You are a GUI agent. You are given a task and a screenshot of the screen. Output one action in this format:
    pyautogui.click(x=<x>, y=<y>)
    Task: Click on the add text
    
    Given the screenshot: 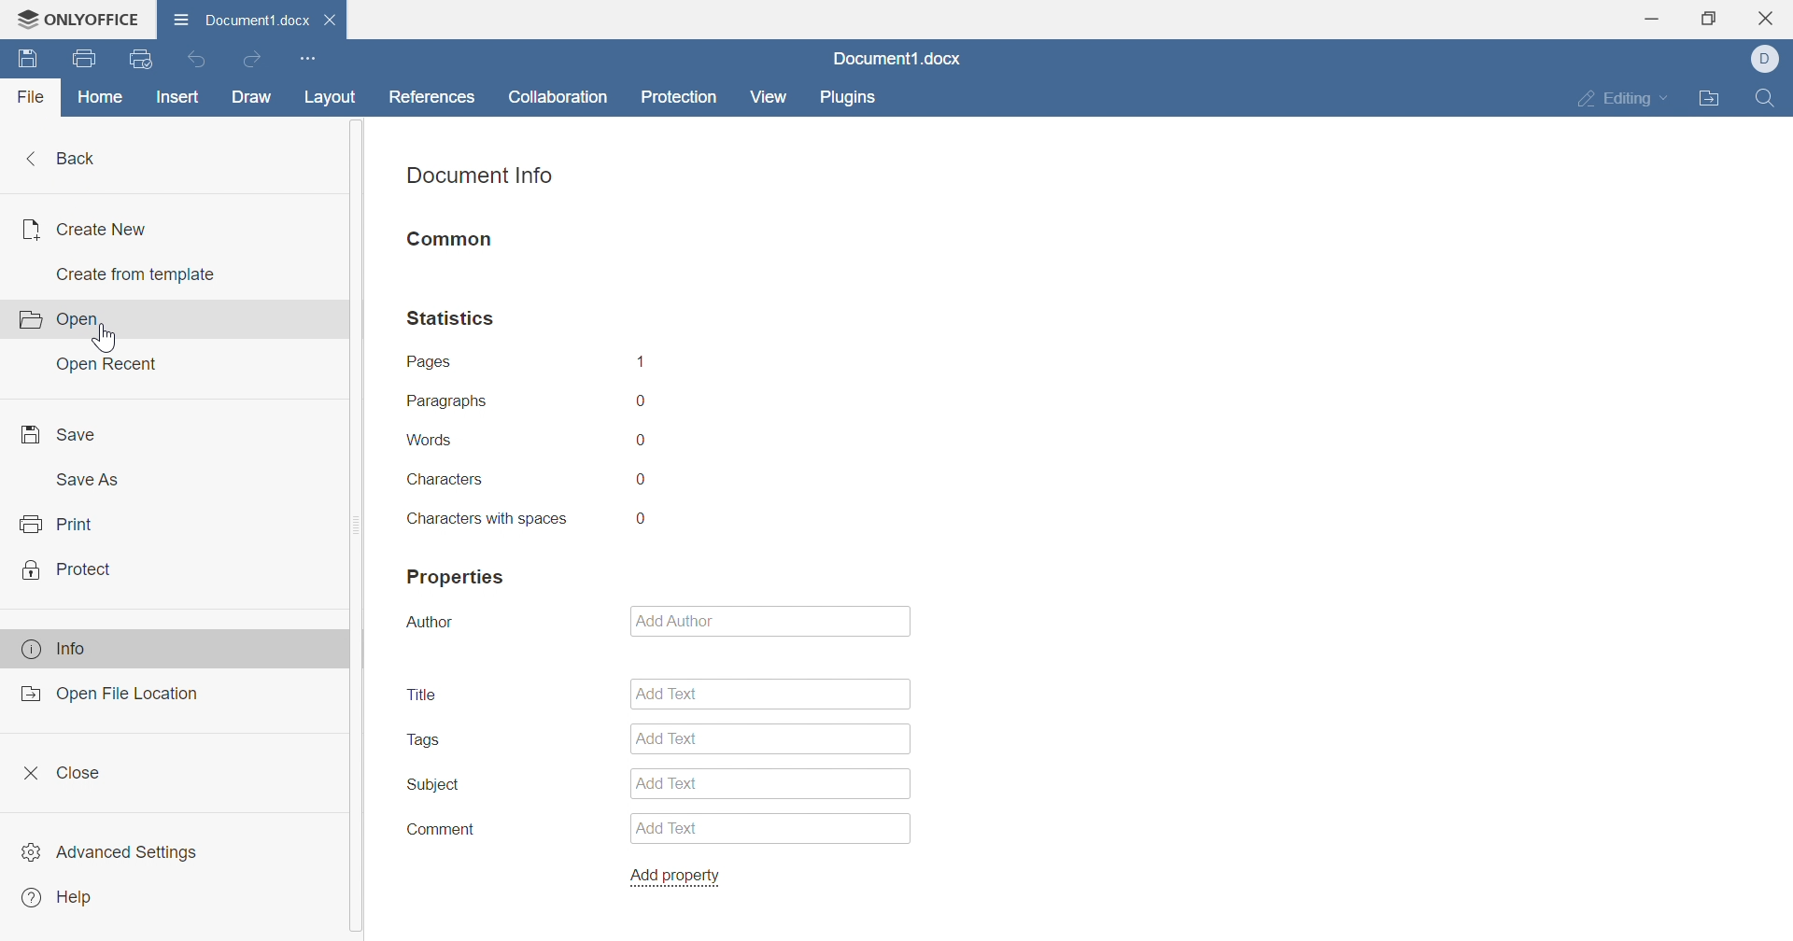 What is the action you would take?
    pyautogui.click(x=667, y=784)
    